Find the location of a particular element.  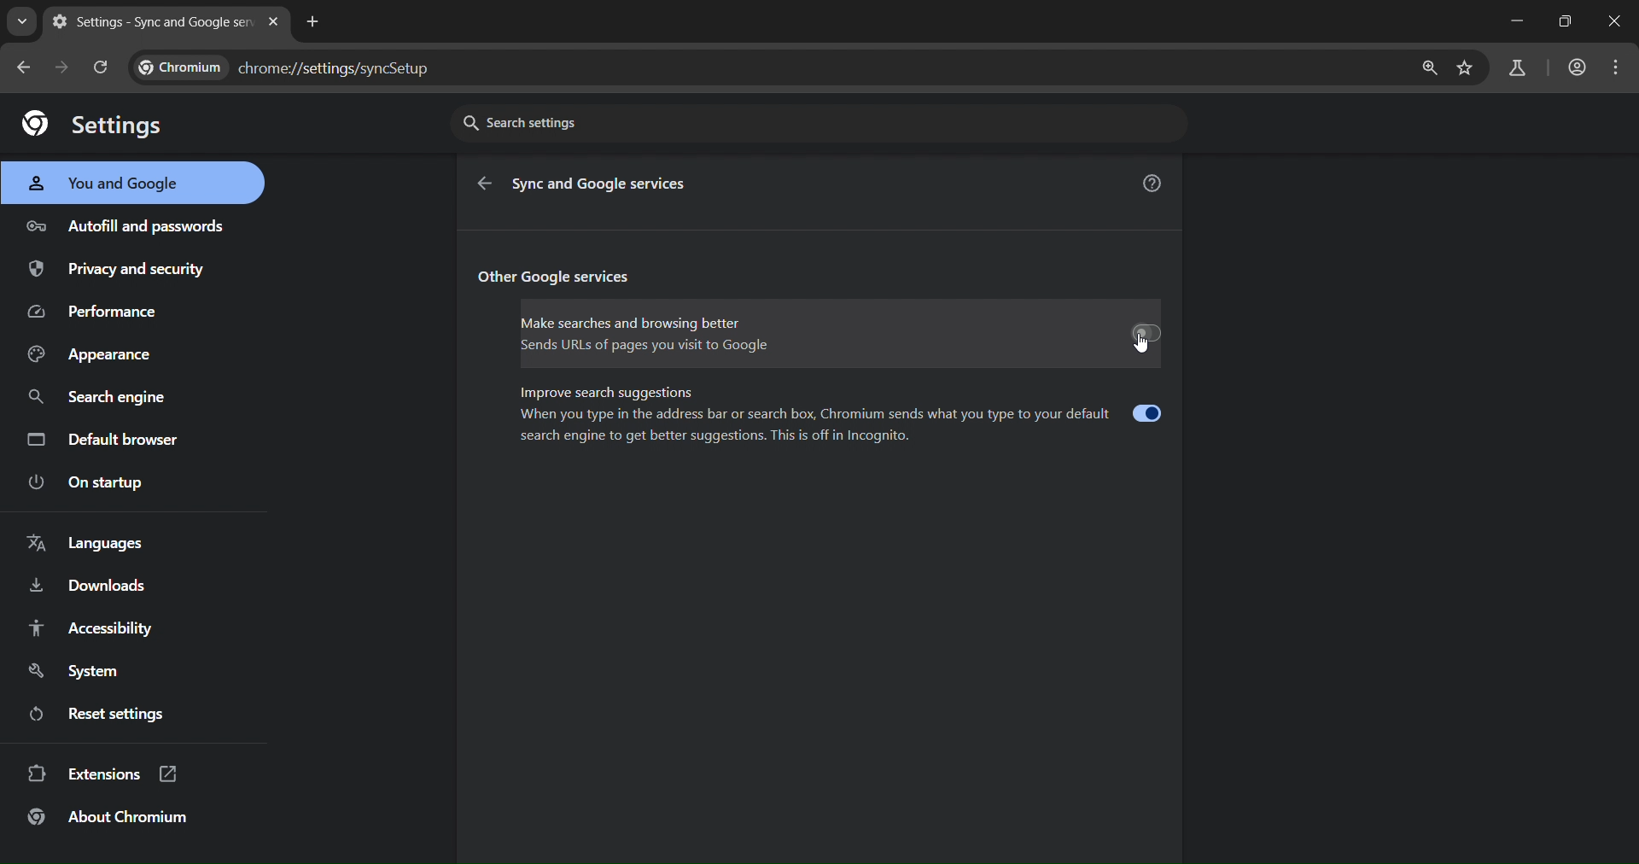

search tabs is located at coordinates (21, 21).